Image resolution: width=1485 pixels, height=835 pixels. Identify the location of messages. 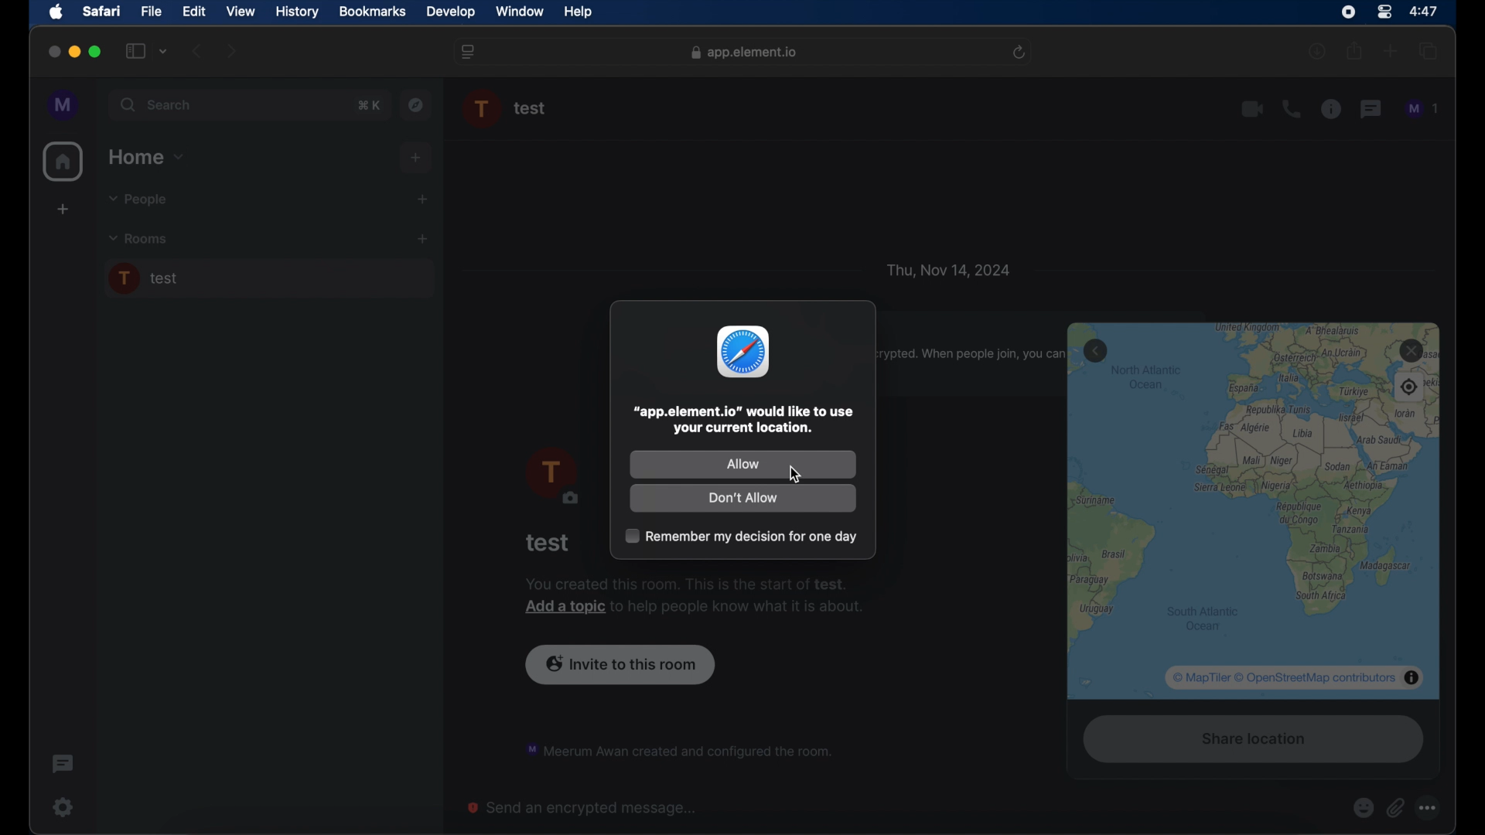
(1423, 109).